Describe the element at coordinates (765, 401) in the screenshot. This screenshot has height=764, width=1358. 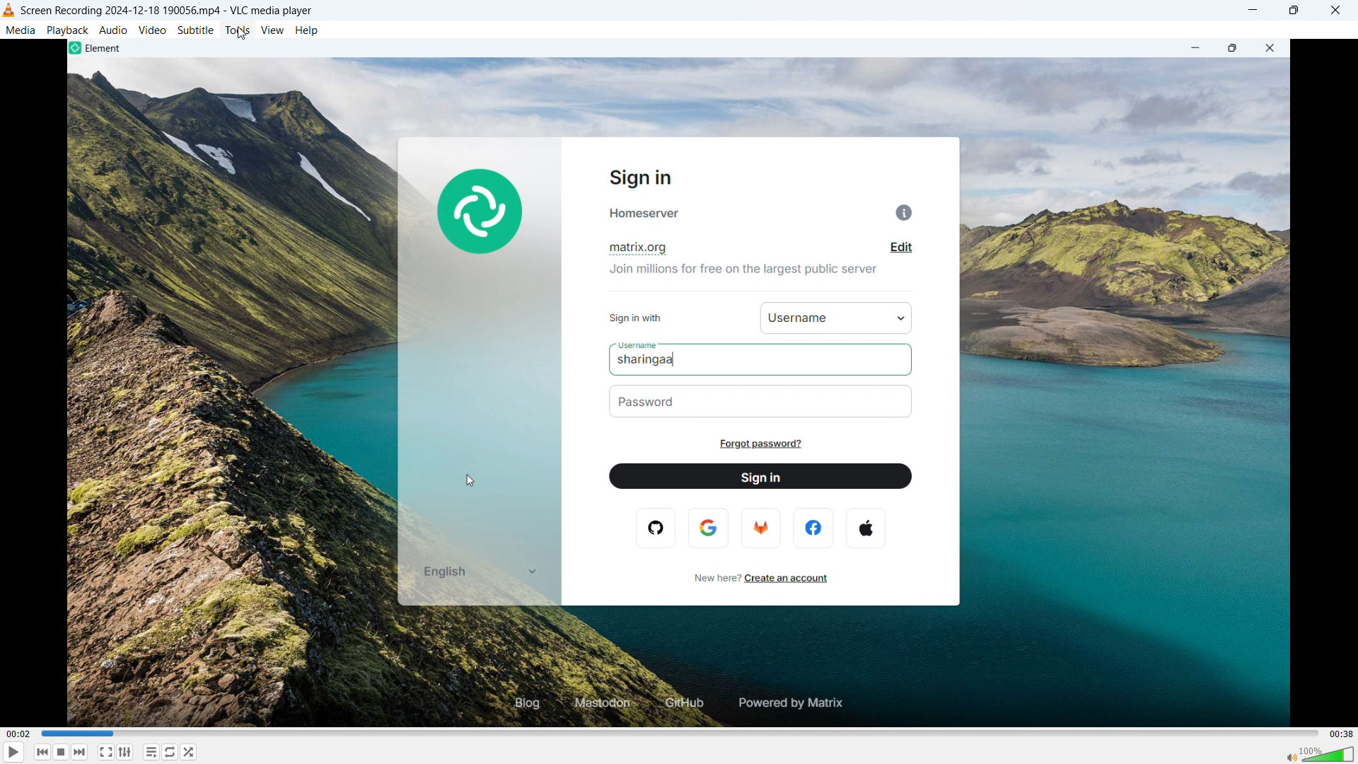
I see `password` at that location.